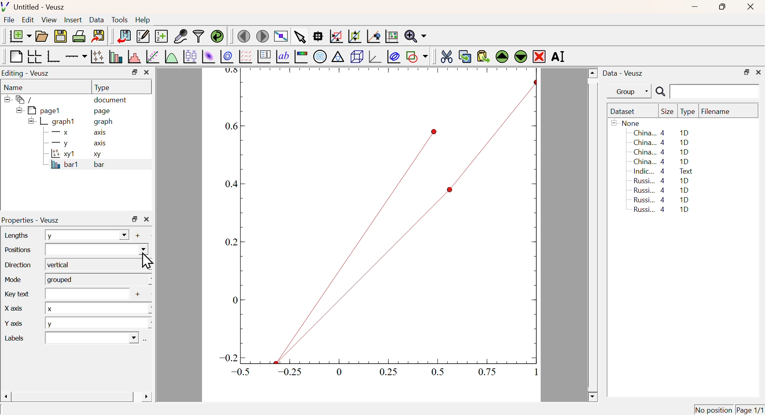  I want to click on graph, so click(104, 122).